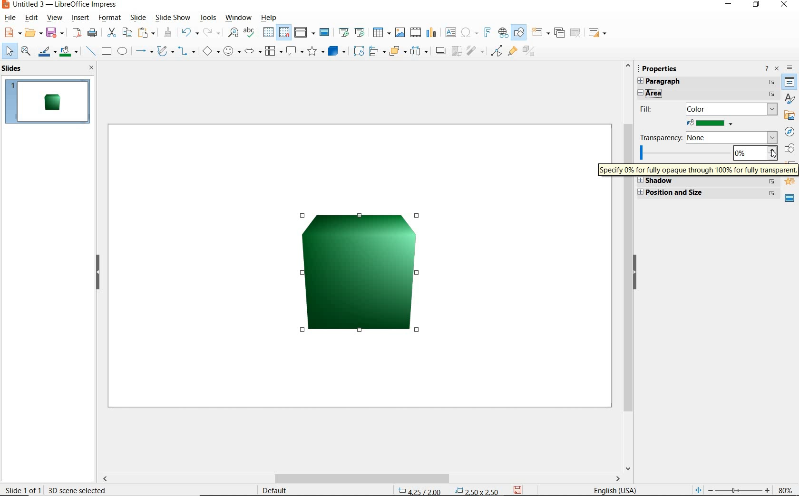 This screenshot has height=496, width=799. Describe the element at coordinates (253, 51) in the screenshot. I see `block arrows` at that location.